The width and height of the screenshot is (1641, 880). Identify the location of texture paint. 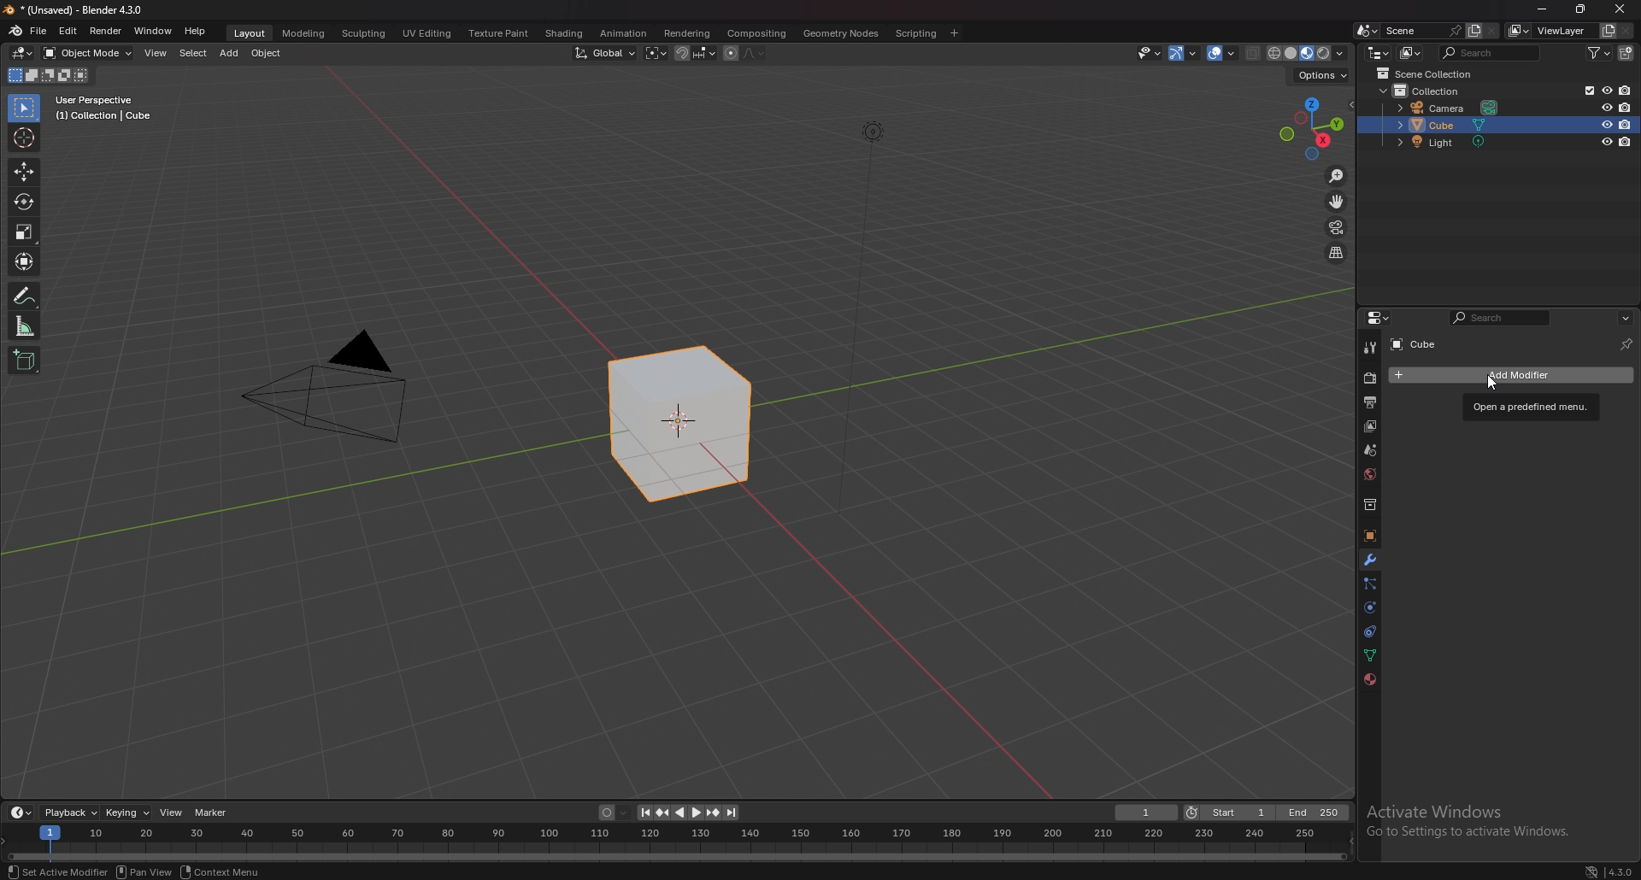
(499, 33).